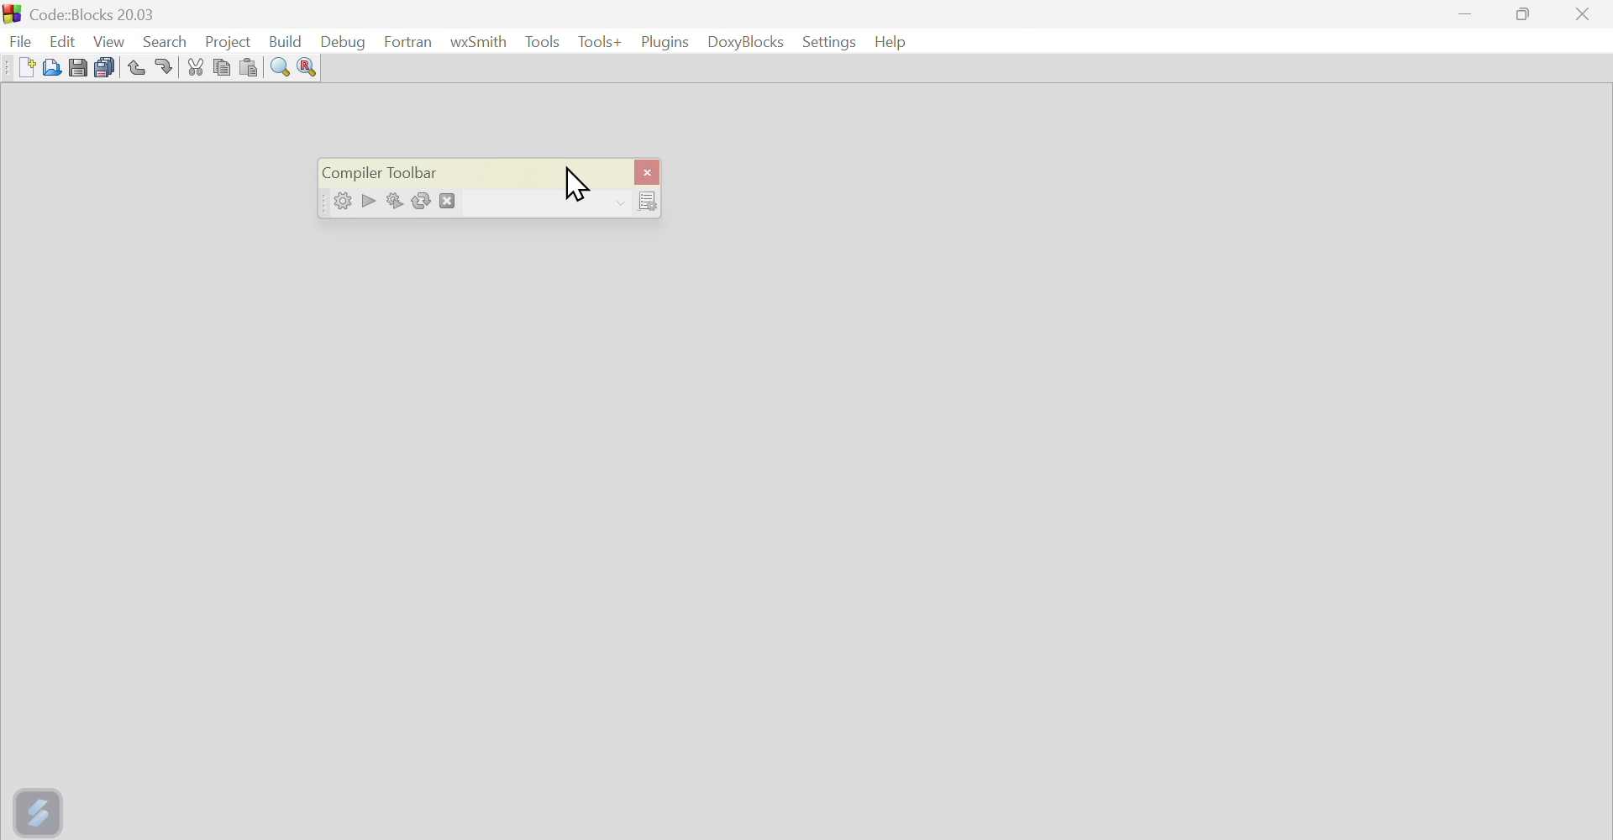 Image resolution: width=1613 pixels, height=840 pixels. I want to click on Save multiple, so click(104, 65).